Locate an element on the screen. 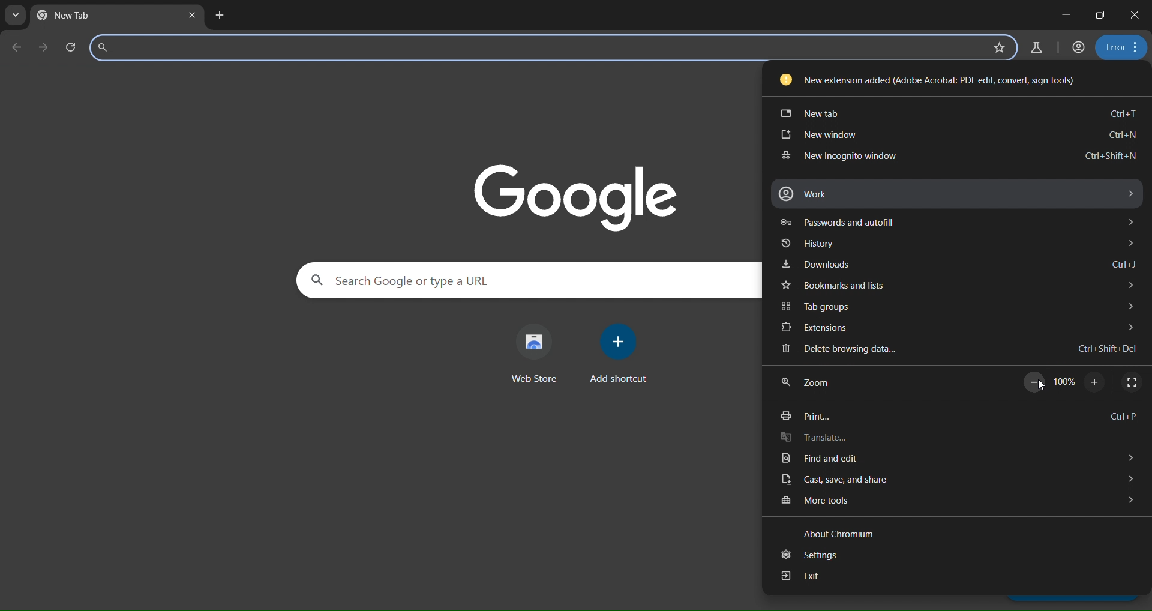 The image size is (1152, 611). current tab is located at coordinates (71, 15).